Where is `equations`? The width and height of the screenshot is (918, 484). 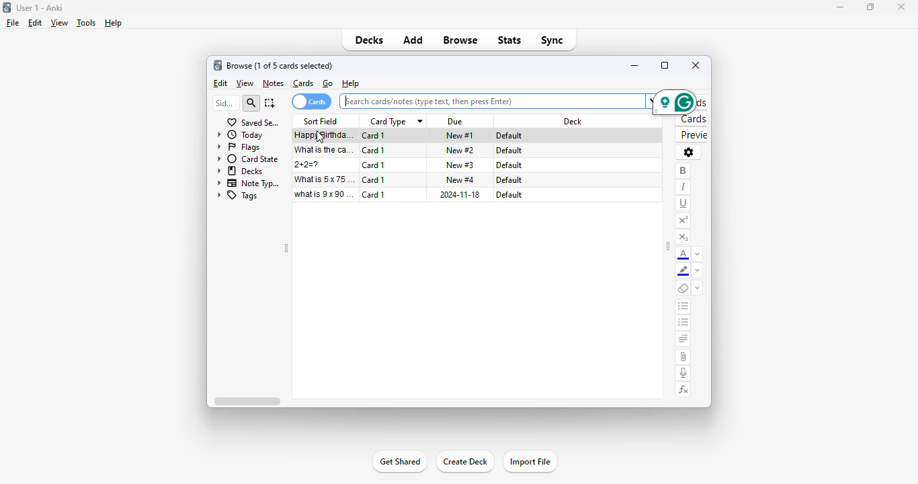
equations is located at coordinates (684, 390).